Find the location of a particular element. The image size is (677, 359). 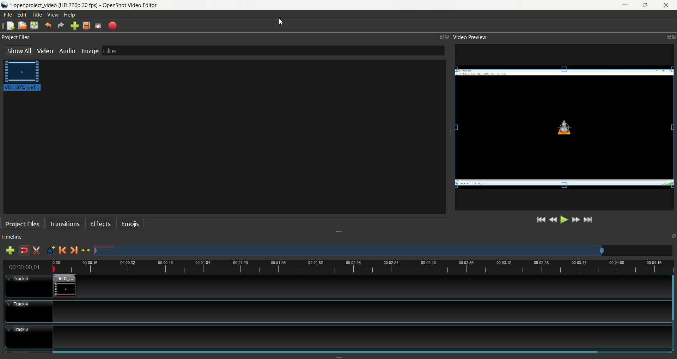

video is located at coordinates (45, 51).